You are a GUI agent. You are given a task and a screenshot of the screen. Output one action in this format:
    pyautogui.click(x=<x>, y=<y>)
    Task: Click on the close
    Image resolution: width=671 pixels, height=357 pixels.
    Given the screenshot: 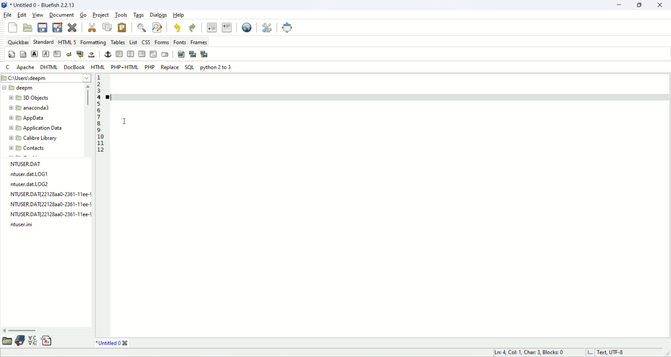 What is the action you would take?
    pyautogui.click(x=126, y=343)
    